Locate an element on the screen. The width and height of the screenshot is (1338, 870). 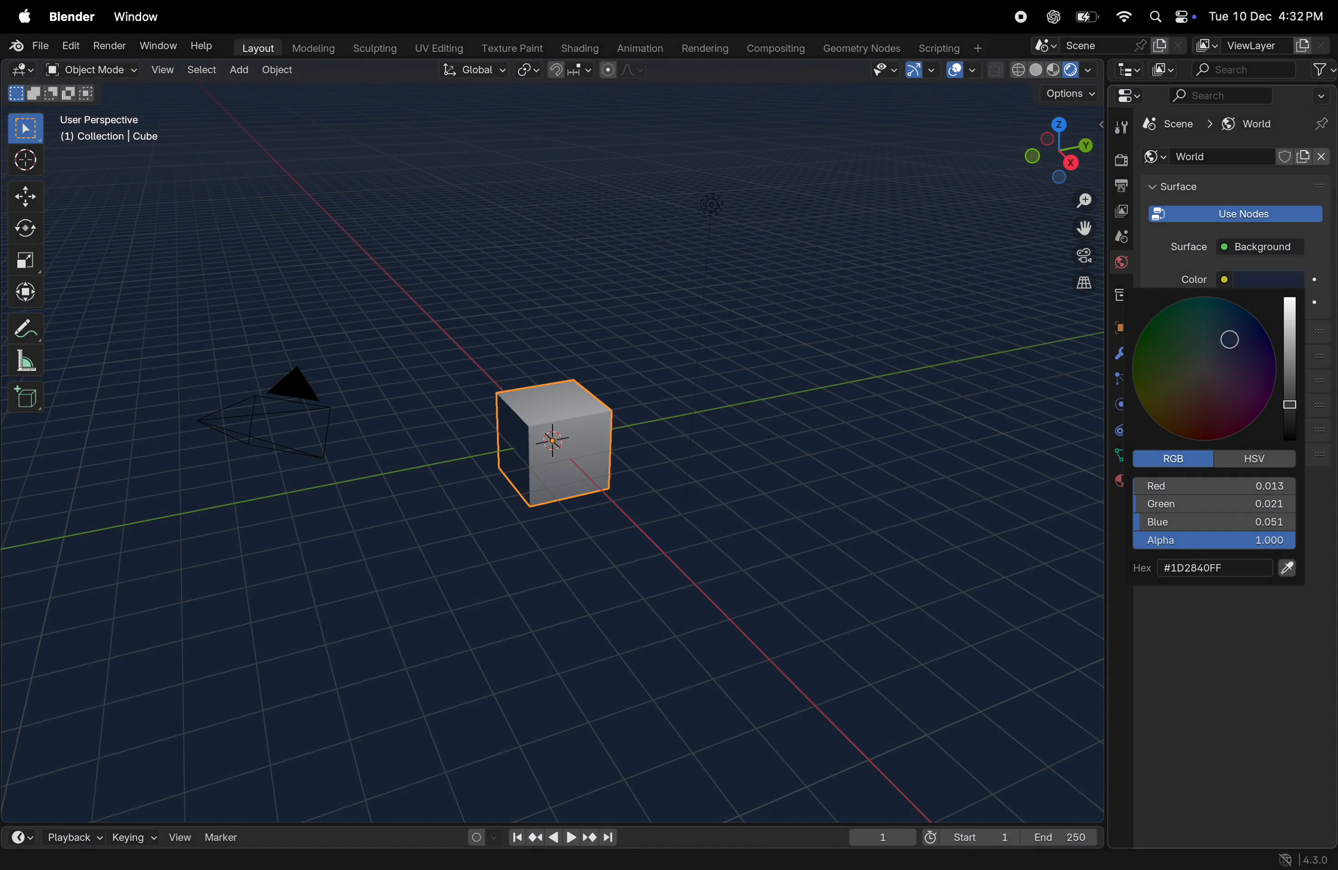
move the view is located at coordinates (1080, 228).